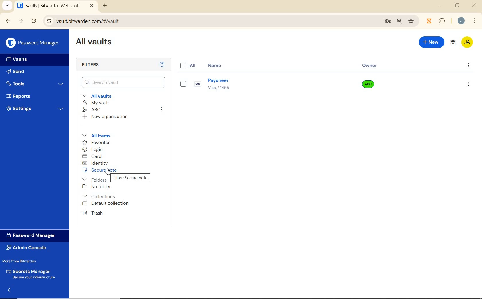 Image resolution: width=482 pixels, height=299 pixels. What do you see at coordinates (412, 21) in the screenshot?
I see `bookmark` at bounding box center [412, 21].